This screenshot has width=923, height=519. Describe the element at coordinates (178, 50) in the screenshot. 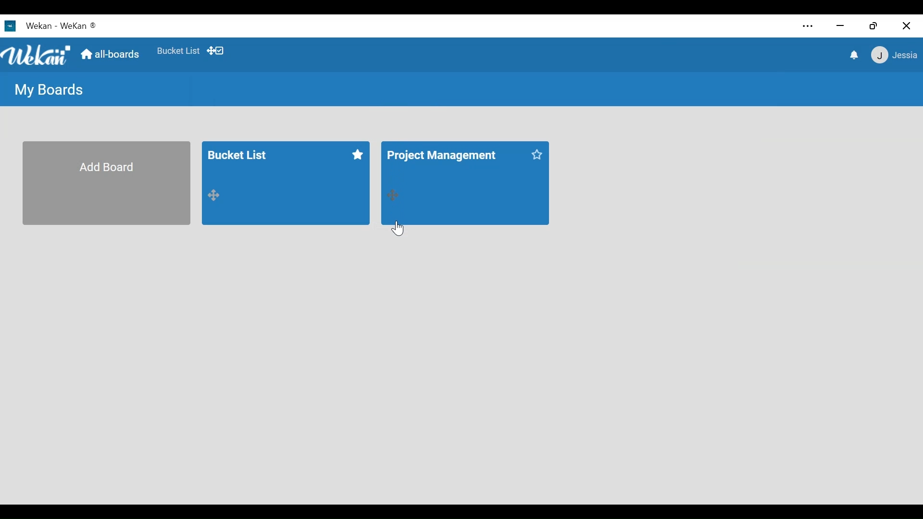

I see `Favorite` at that location.